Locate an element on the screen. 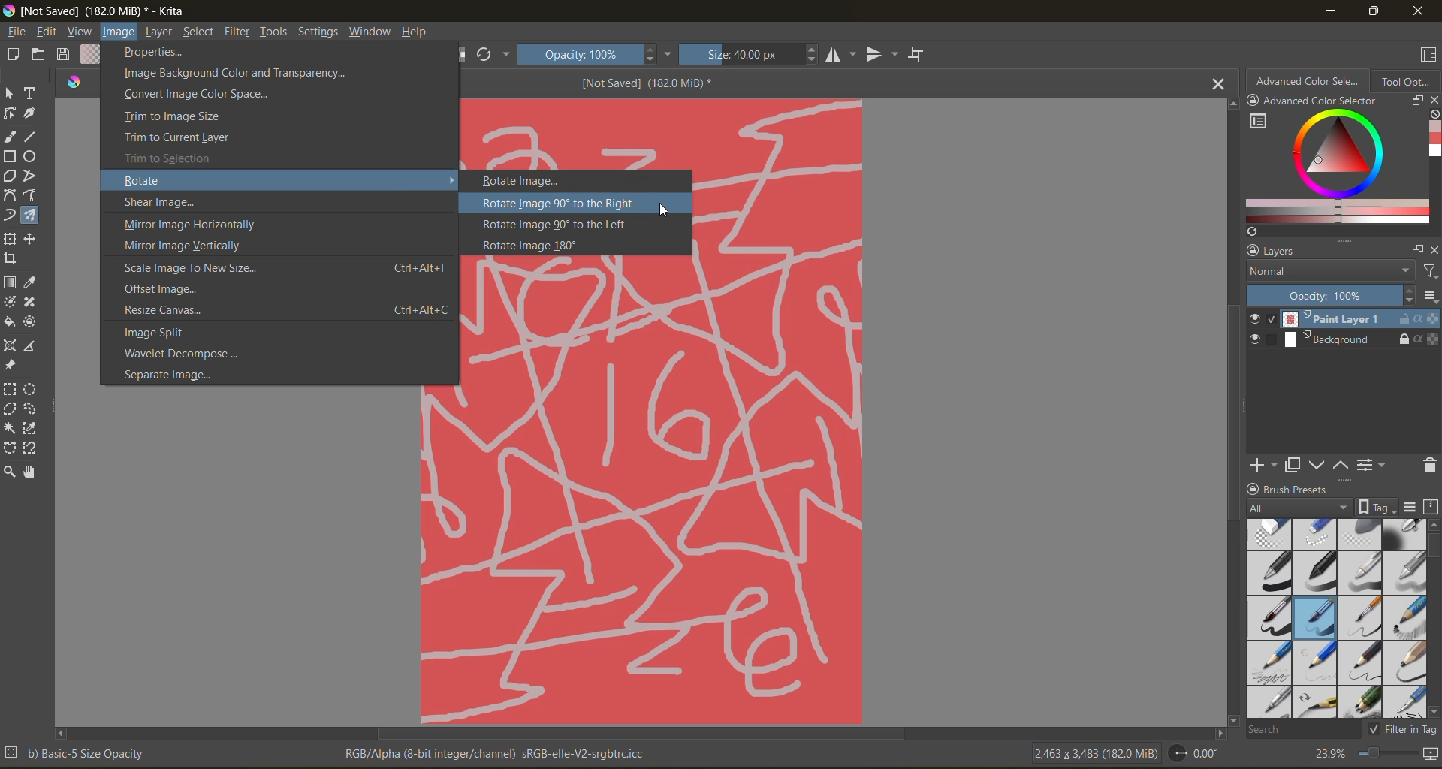 The width and height of the screenshot is (1442, 769). rotate angle is located at coordinates (1199, 752).